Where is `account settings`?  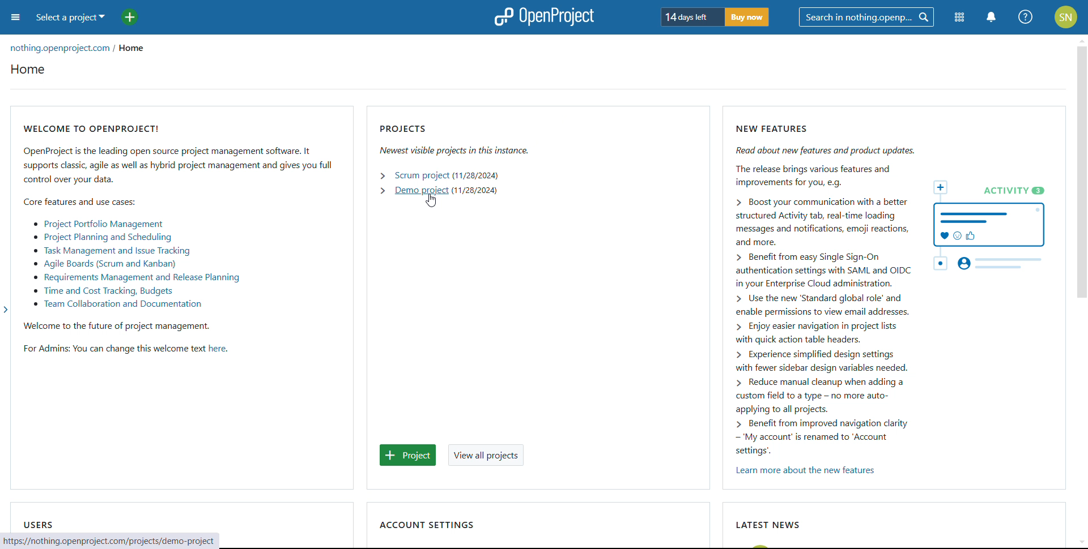
account settings is located at coordinates (426, 525).